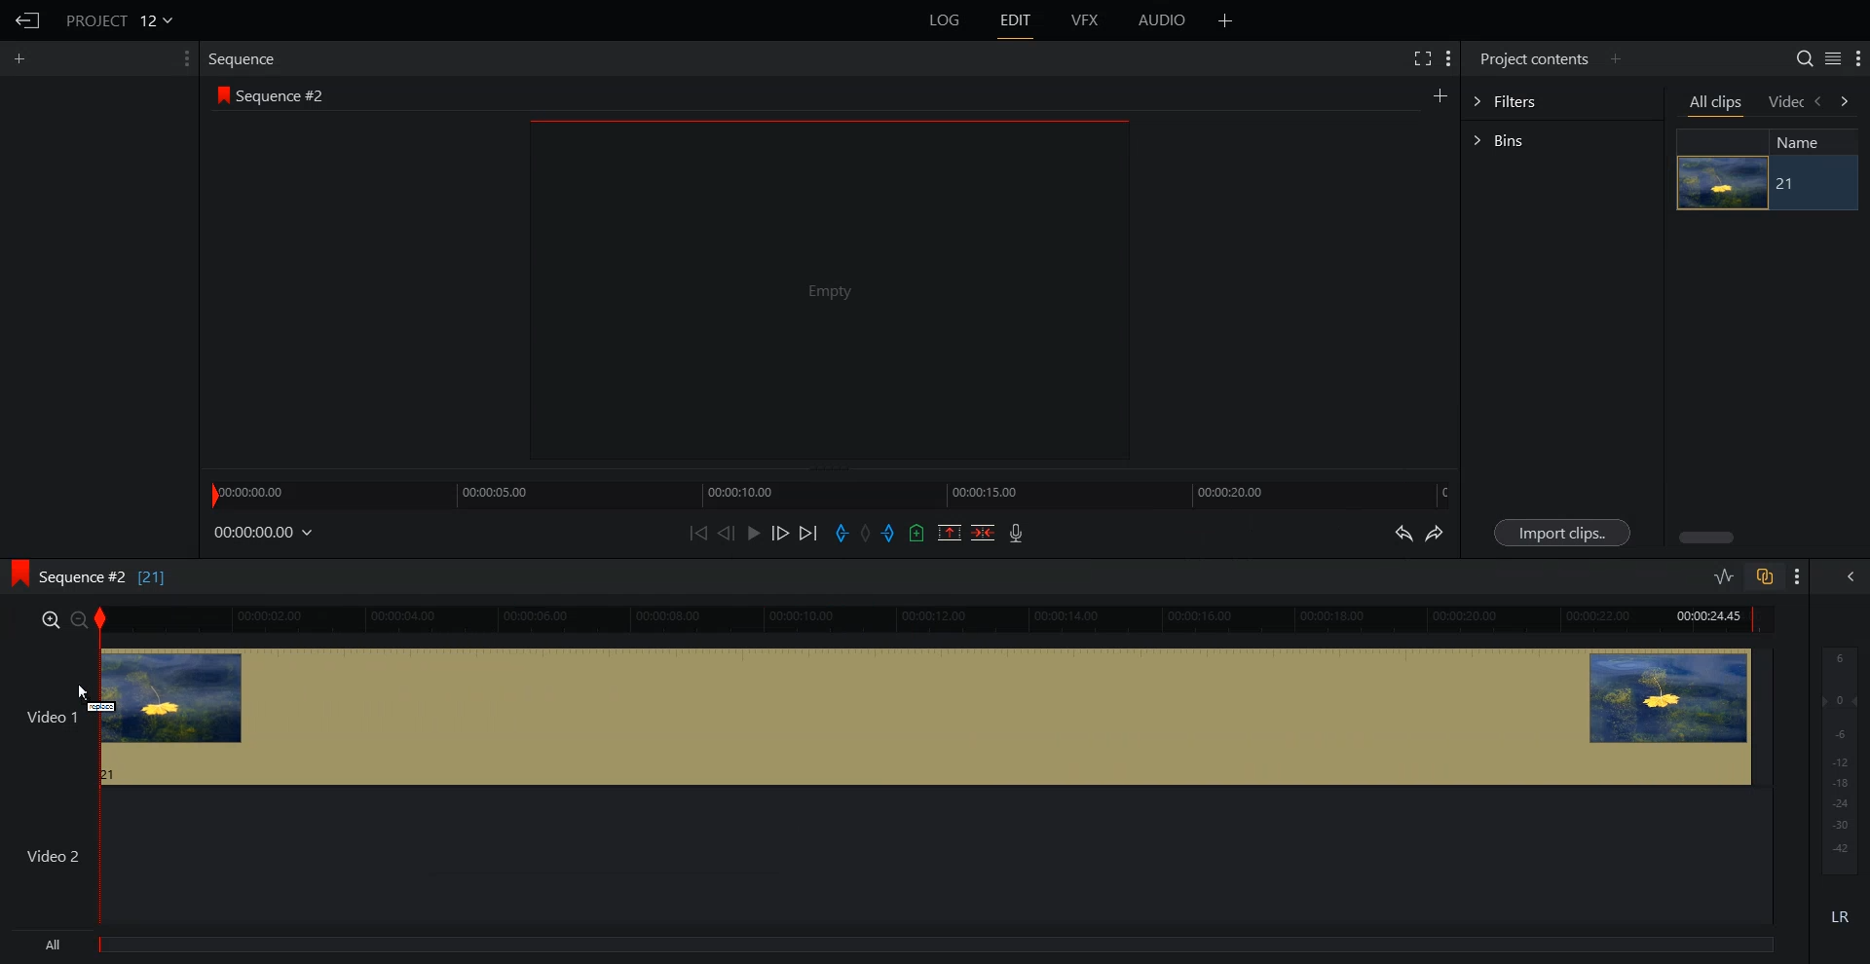  I want to click on backward, so click(1820, 103).